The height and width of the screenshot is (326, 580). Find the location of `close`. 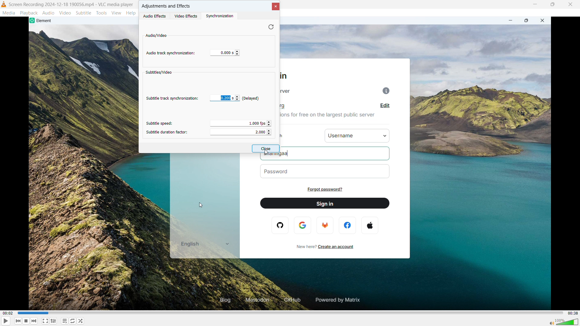

close is located at coordinates (266, 149).